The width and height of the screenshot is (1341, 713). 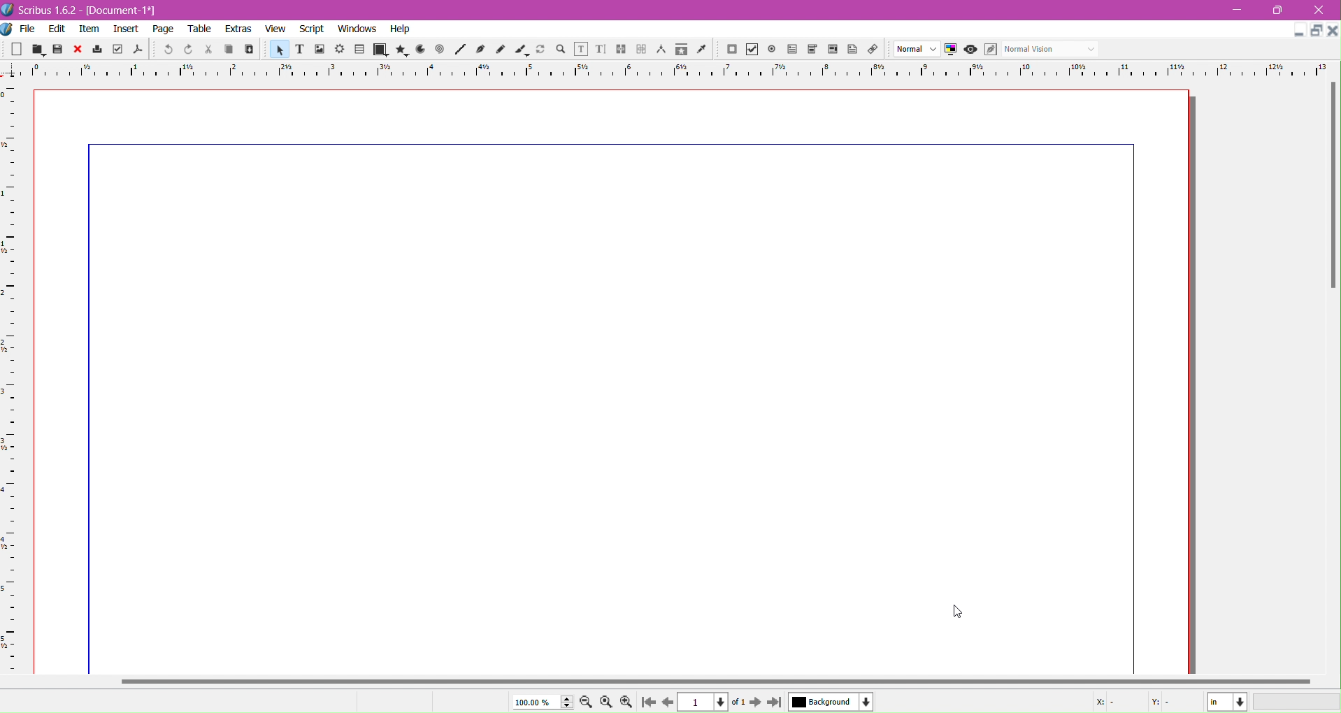 What do you see at coordinates (418, 50) in the screenshot?
I see `arc` at bounding box center [418, 50].